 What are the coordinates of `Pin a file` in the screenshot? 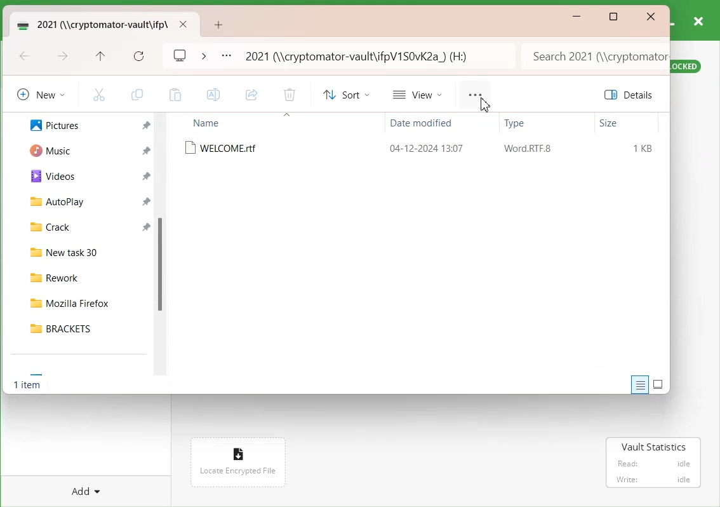 It's located at (145, 125).